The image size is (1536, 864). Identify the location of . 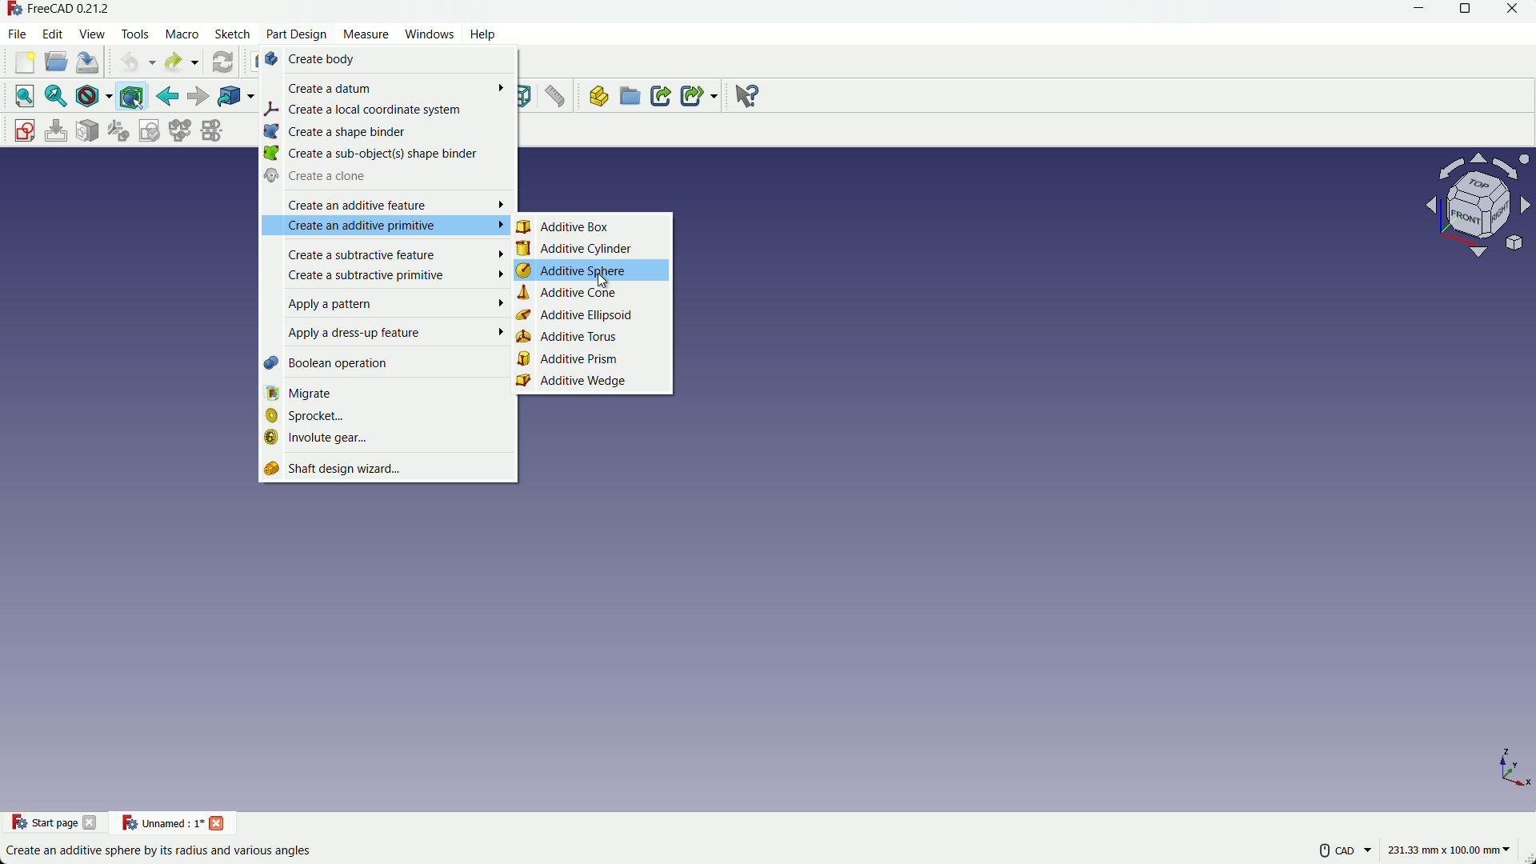
(761, 96).